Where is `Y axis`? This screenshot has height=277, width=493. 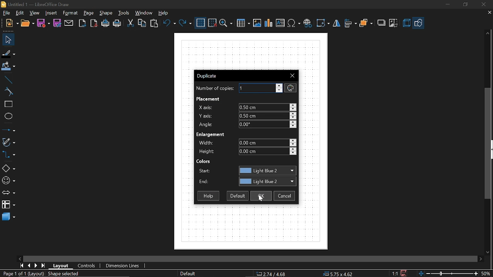
Y axis is located at coordinates (206, 116).